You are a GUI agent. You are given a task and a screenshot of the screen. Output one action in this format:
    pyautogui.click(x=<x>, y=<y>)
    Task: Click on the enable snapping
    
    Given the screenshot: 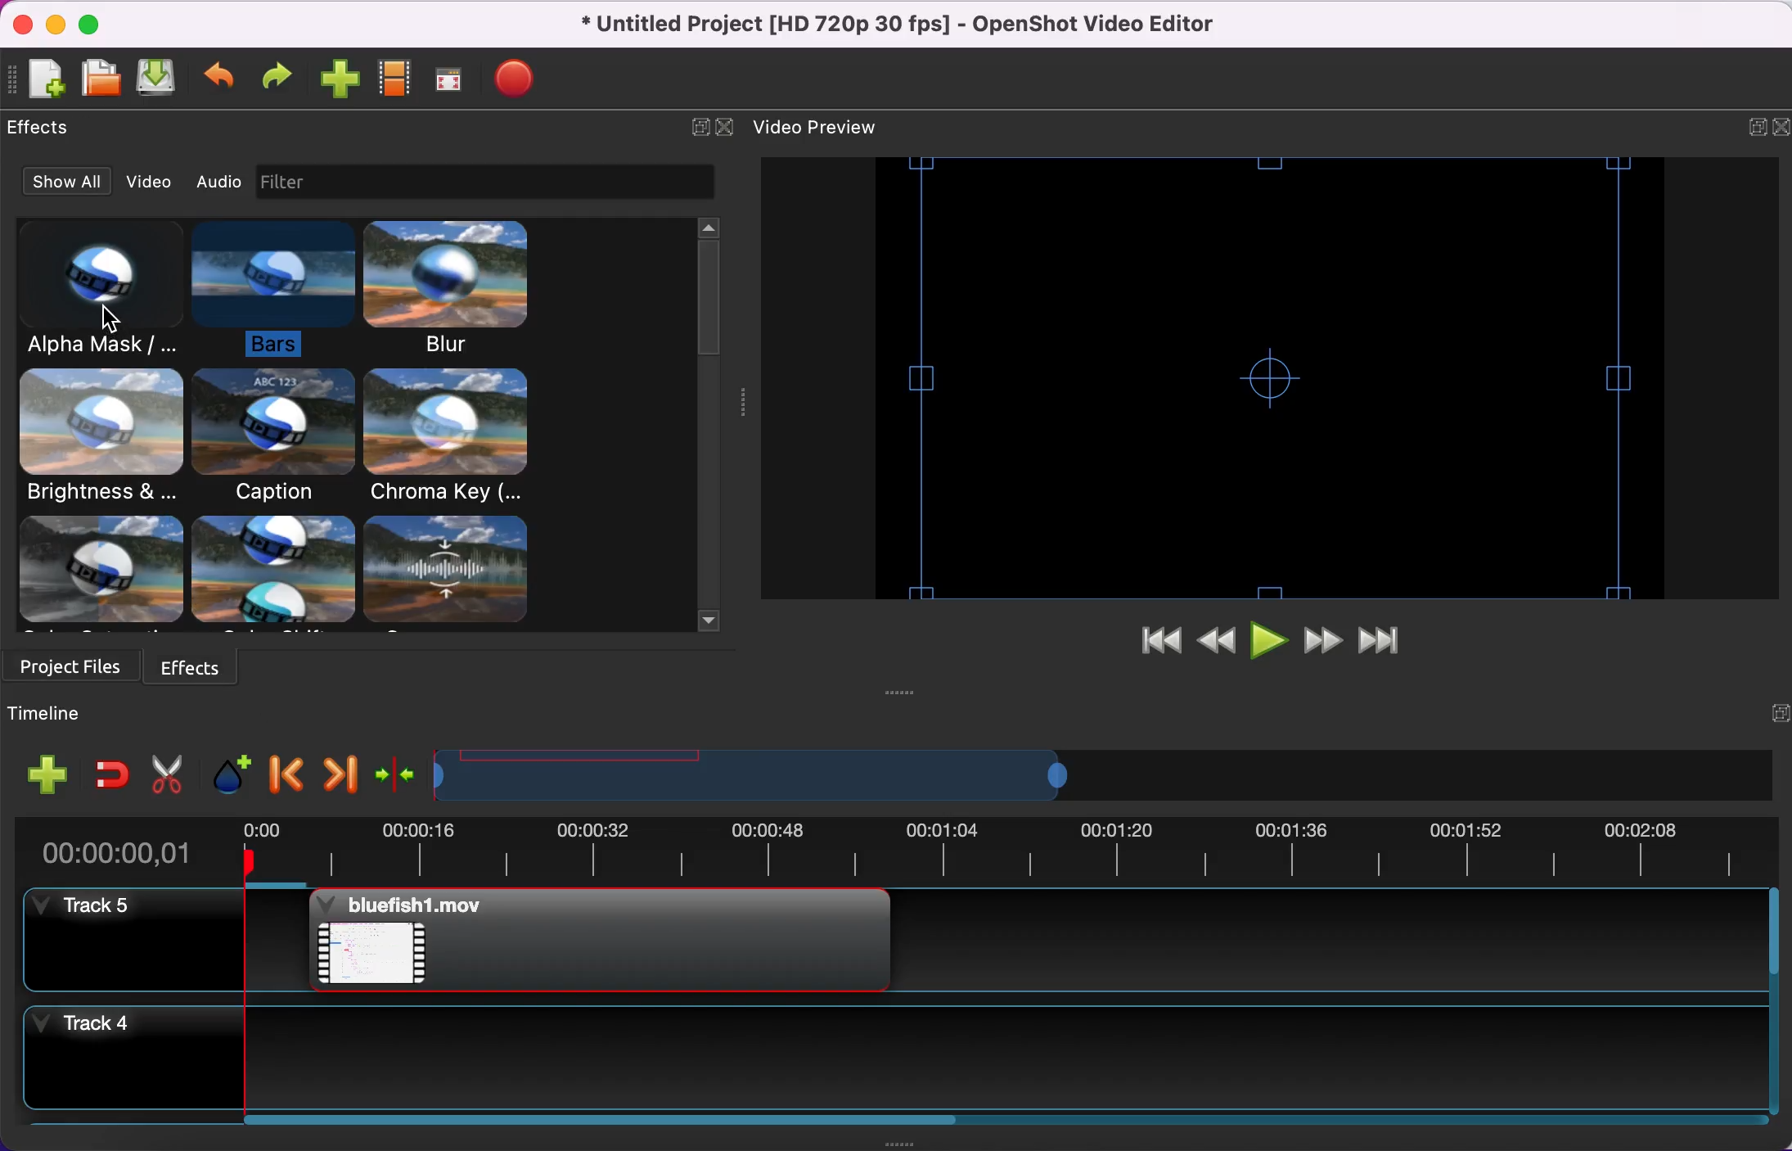 What is the action you would take?
    pyautogui.click(x=109, y=776)
    